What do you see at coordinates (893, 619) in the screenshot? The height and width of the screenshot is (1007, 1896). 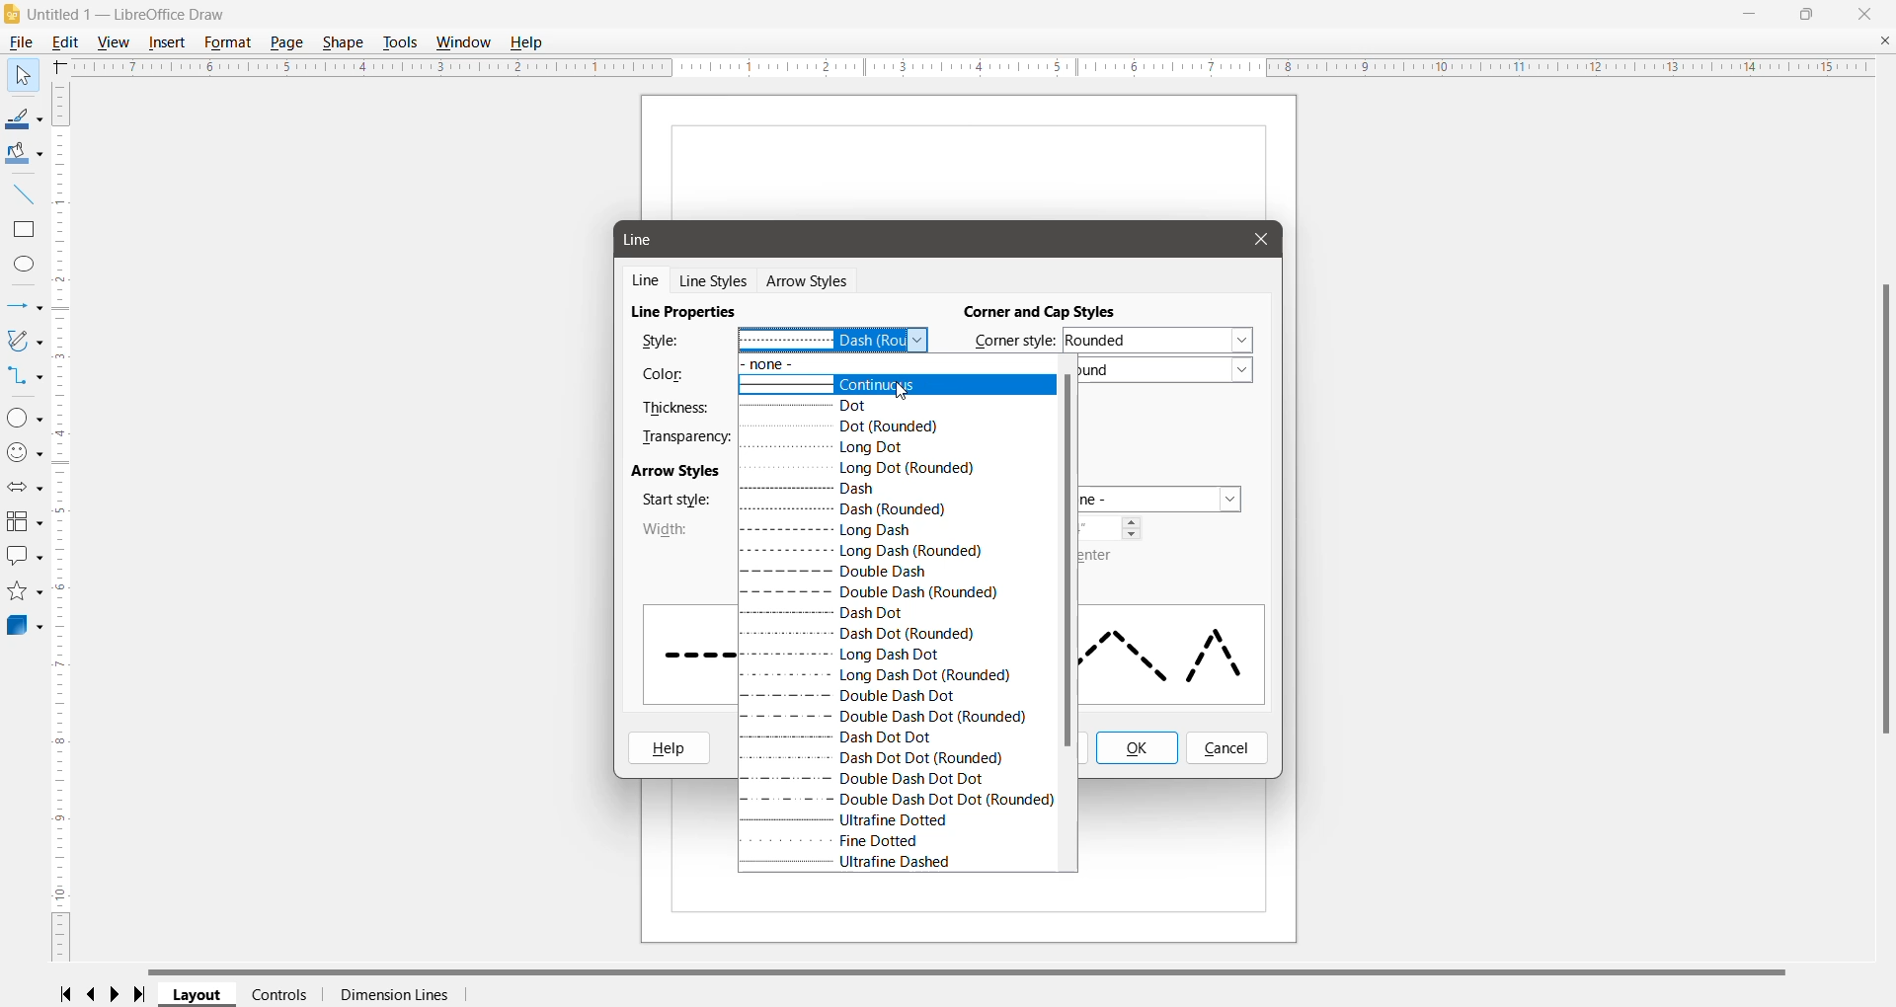 I see `Available Line Styles` at bounding box center [893, 619].